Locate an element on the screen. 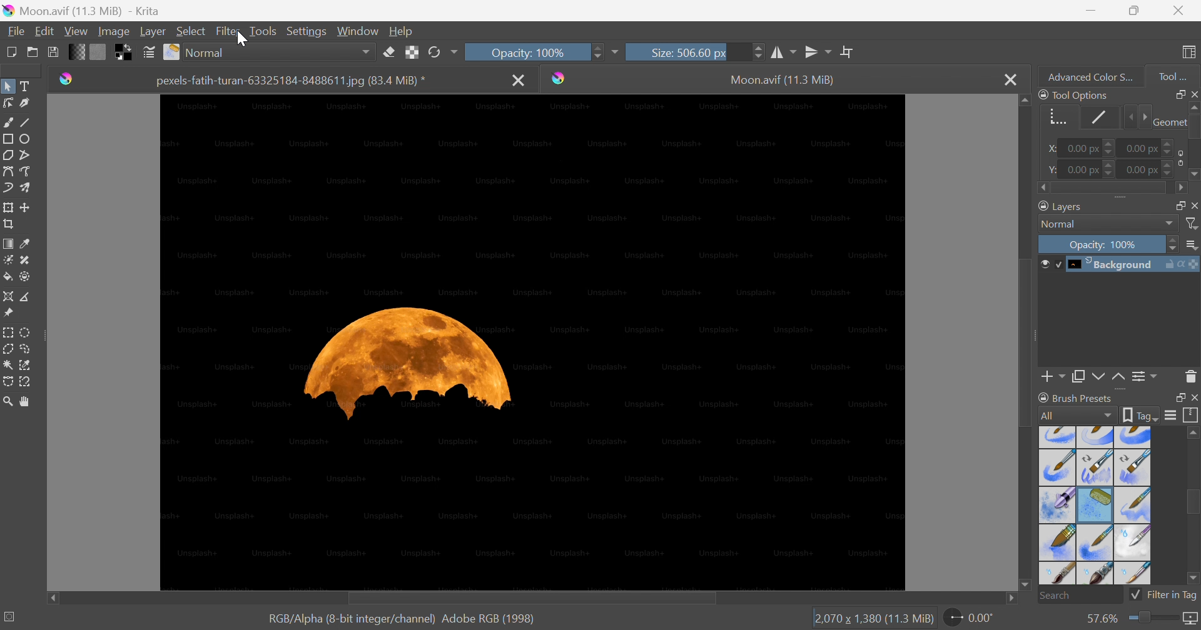  Calligraphy is located at coordinates (27, 102).